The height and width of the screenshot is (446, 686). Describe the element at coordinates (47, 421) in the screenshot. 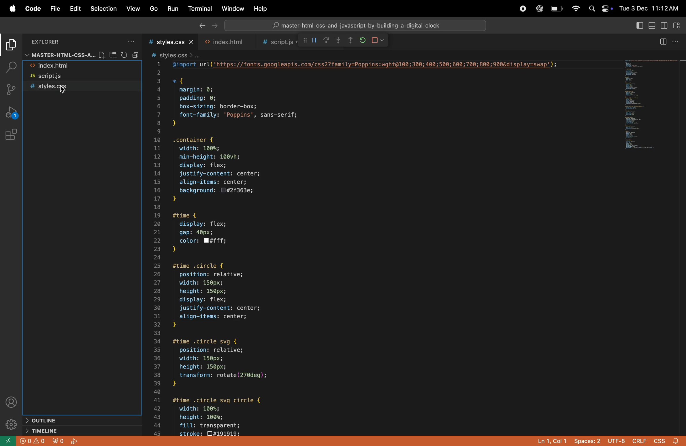

I see `outline` at that location.